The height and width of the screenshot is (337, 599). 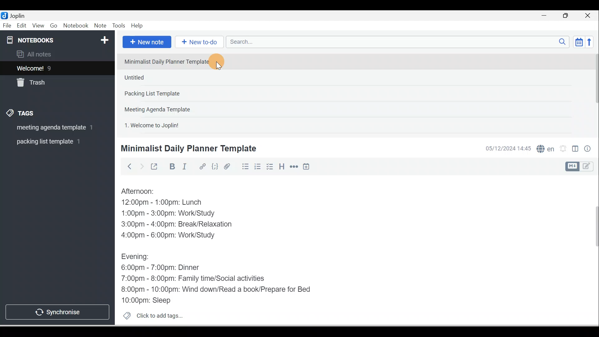 What do you see at coordinates (22, 26) in the screenshot?
I see `Edit` at bounding box center [22, 26].